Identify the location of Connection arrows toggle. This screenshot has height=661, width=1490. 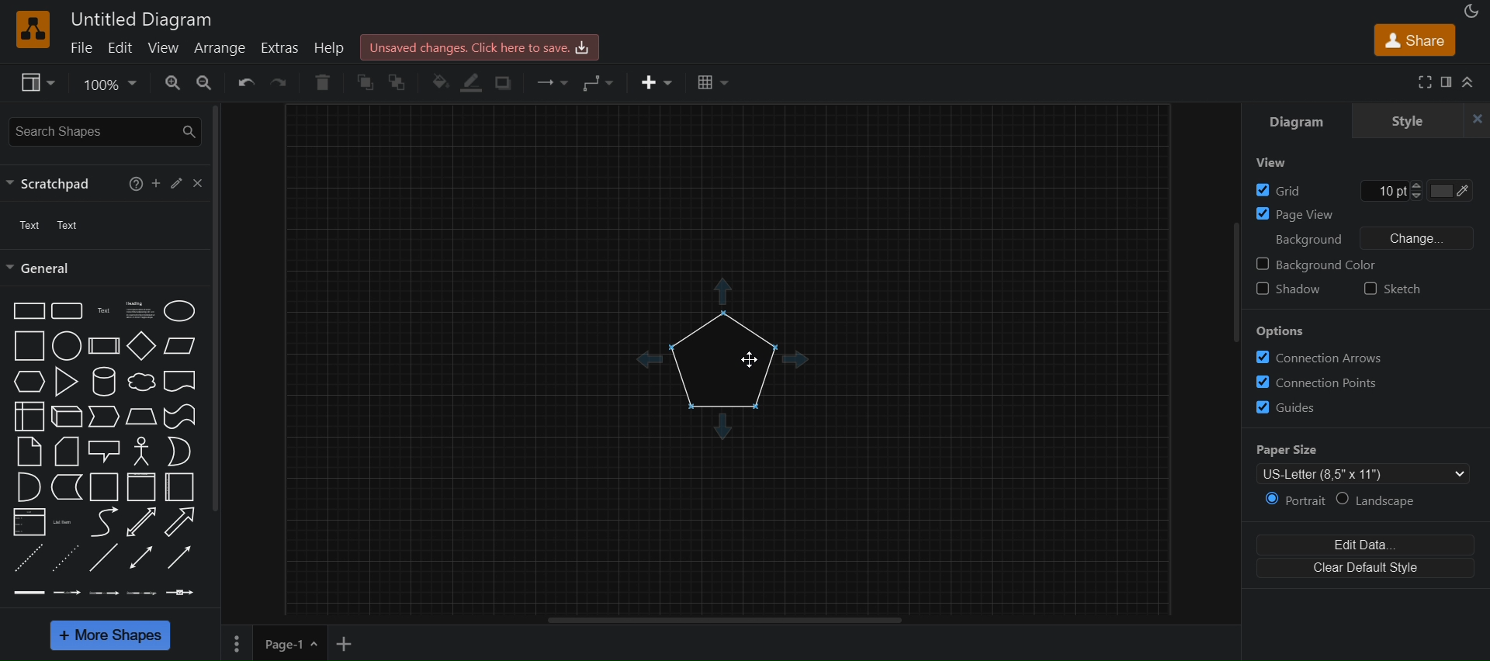
(1321, 358).